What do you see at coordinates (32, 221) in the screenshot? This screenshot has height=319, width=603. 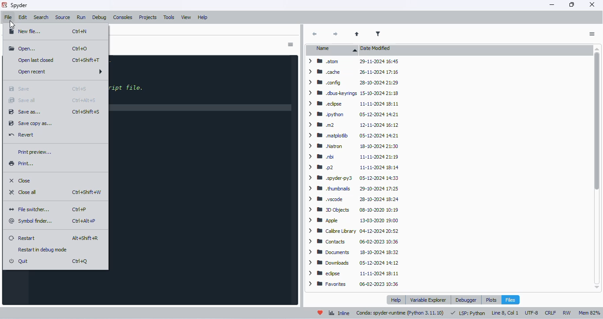 I see `symbol finder` at bounding box center [32, 221].